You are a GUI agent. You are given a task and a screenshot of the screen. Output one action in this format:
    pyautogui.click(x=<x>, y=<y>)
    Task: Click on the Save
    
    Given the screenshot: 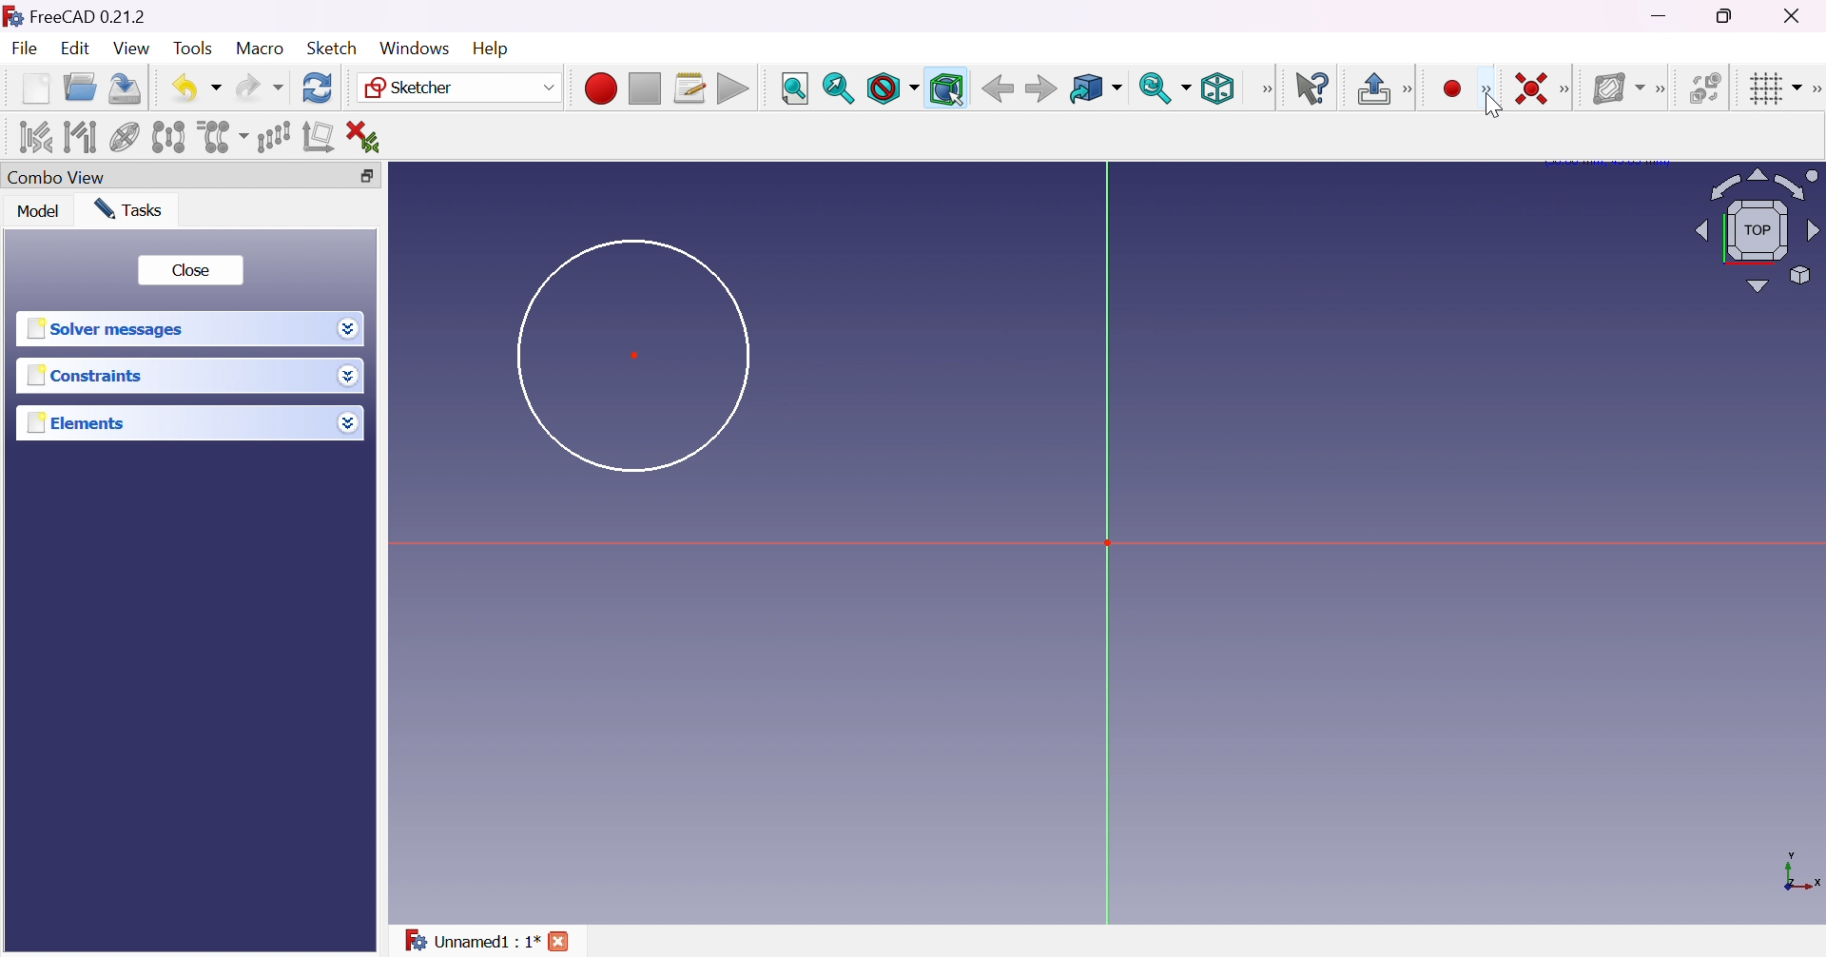 What is the action you would take?
    pyautogui.click(x=122, y=87)
    